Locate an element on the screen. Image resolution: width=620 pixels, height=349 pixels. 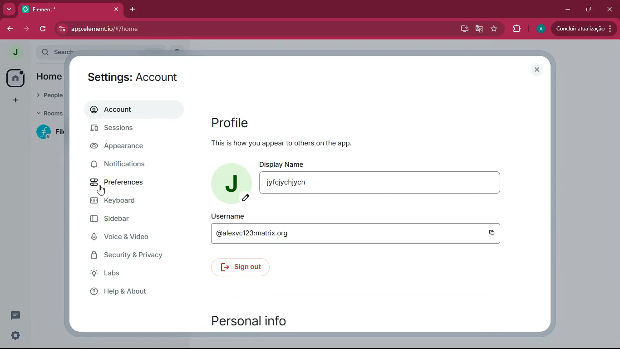
add profile picture is located at coordinates (230, 185).